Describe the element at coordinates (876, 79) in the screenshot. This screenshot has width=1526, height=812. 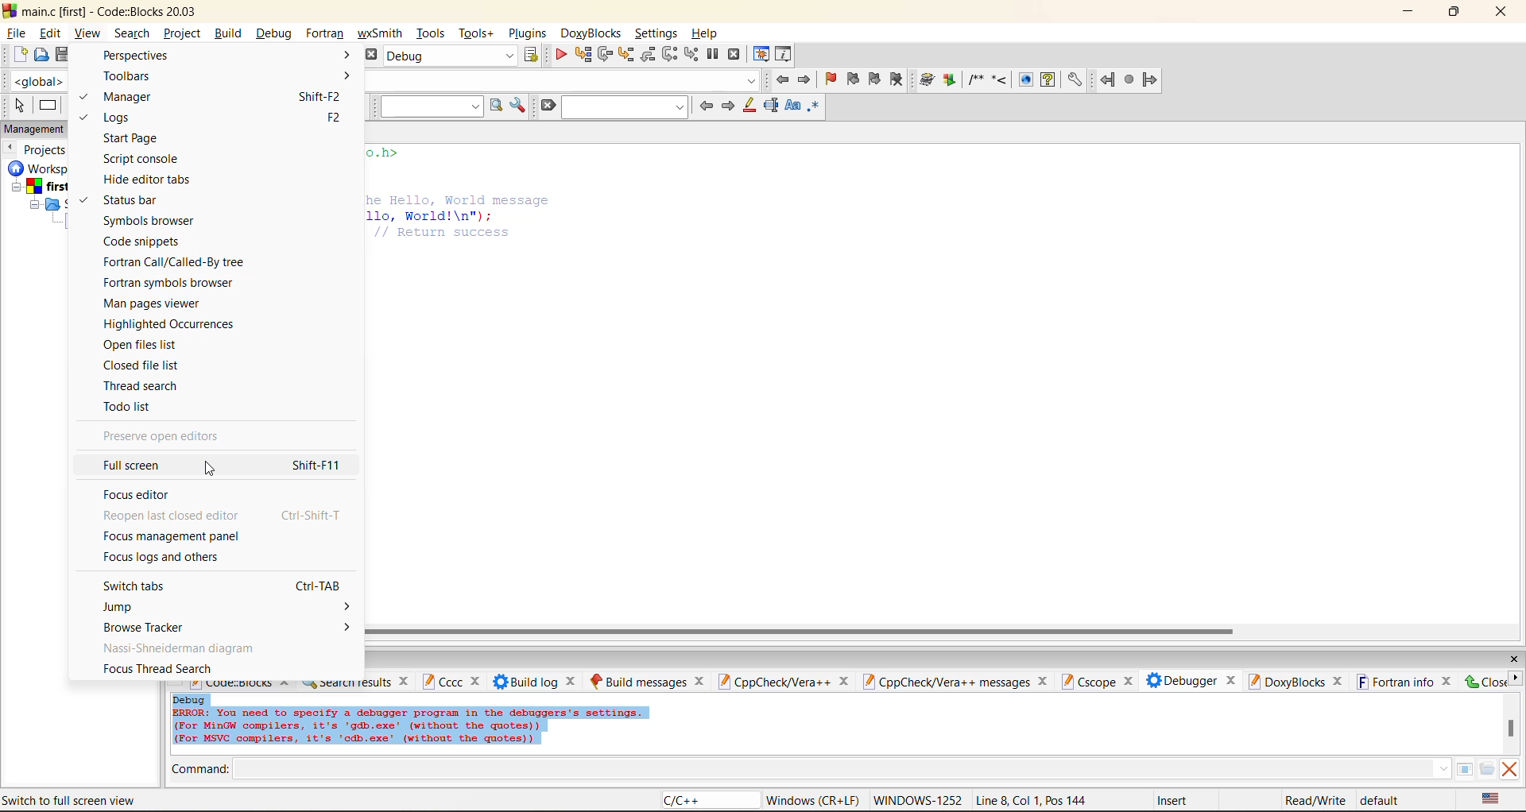
I see `next bookmark` at that location.